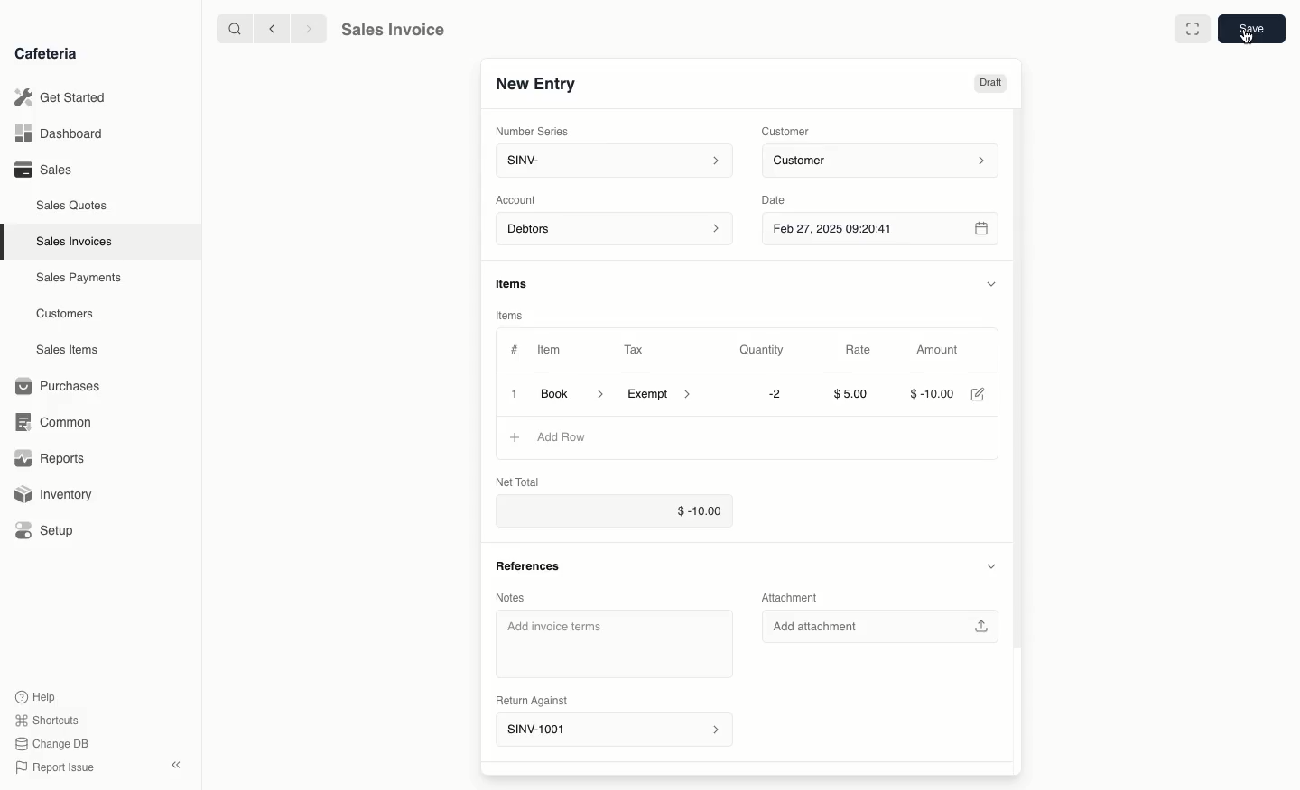  I want to click on Tax, so click(636, 350).